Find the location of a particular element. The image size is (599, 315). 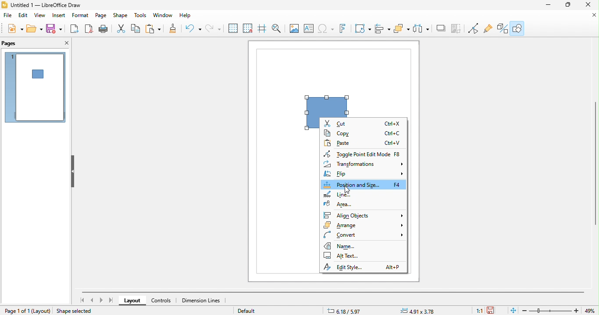

snap to grid is located at coordinates (250, 29).